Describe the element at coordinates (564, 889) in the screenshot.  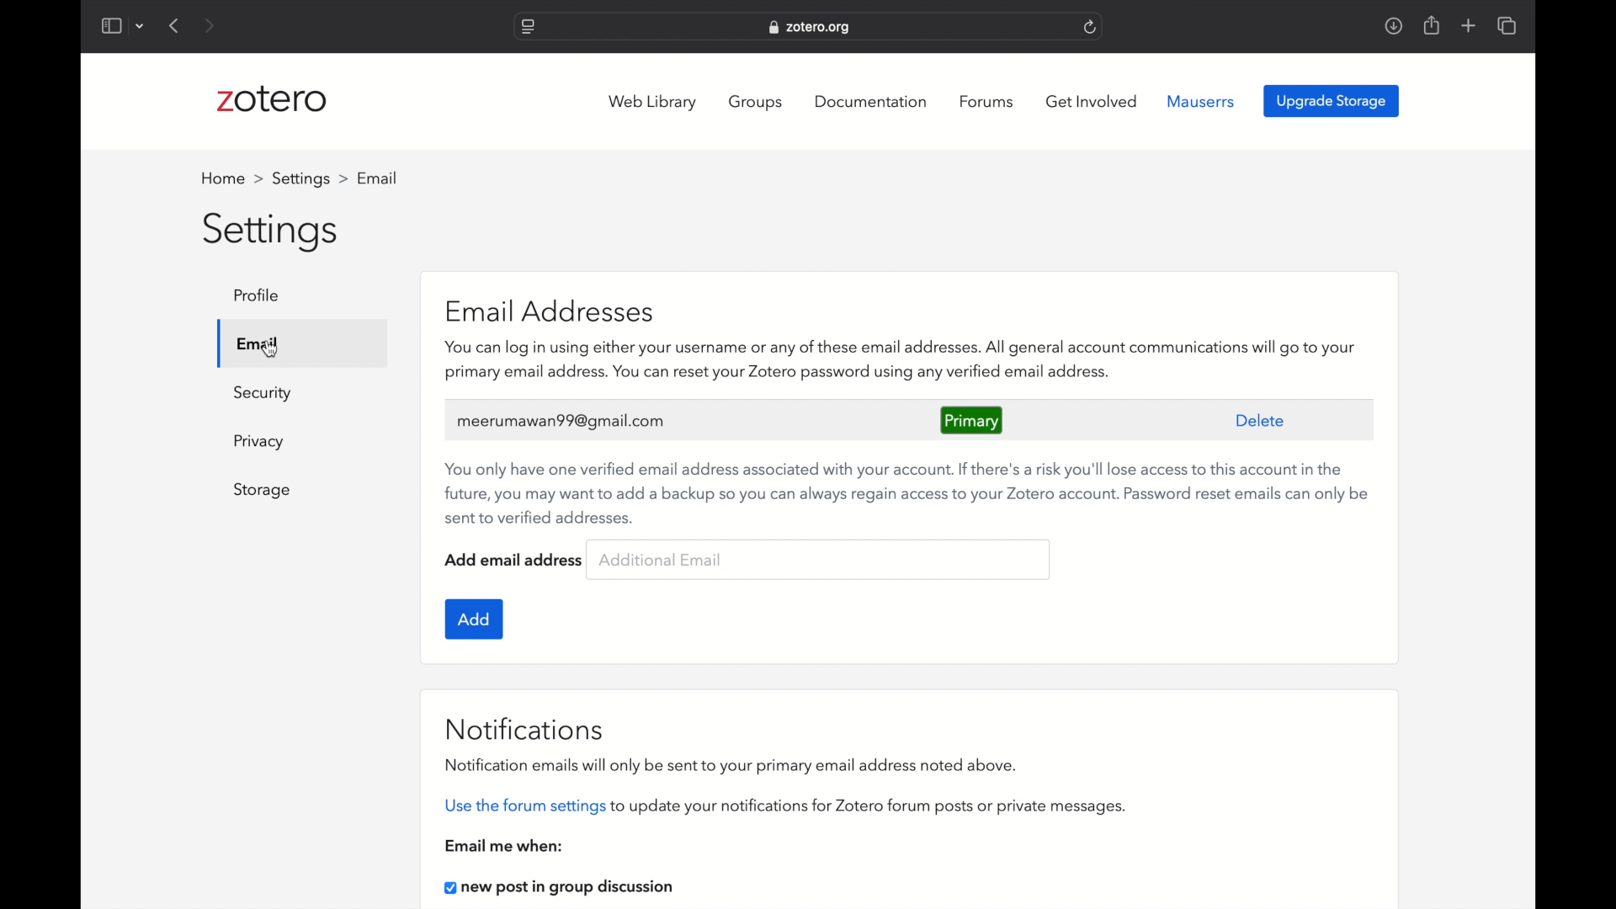
I see `new post in group discussion` at that location.